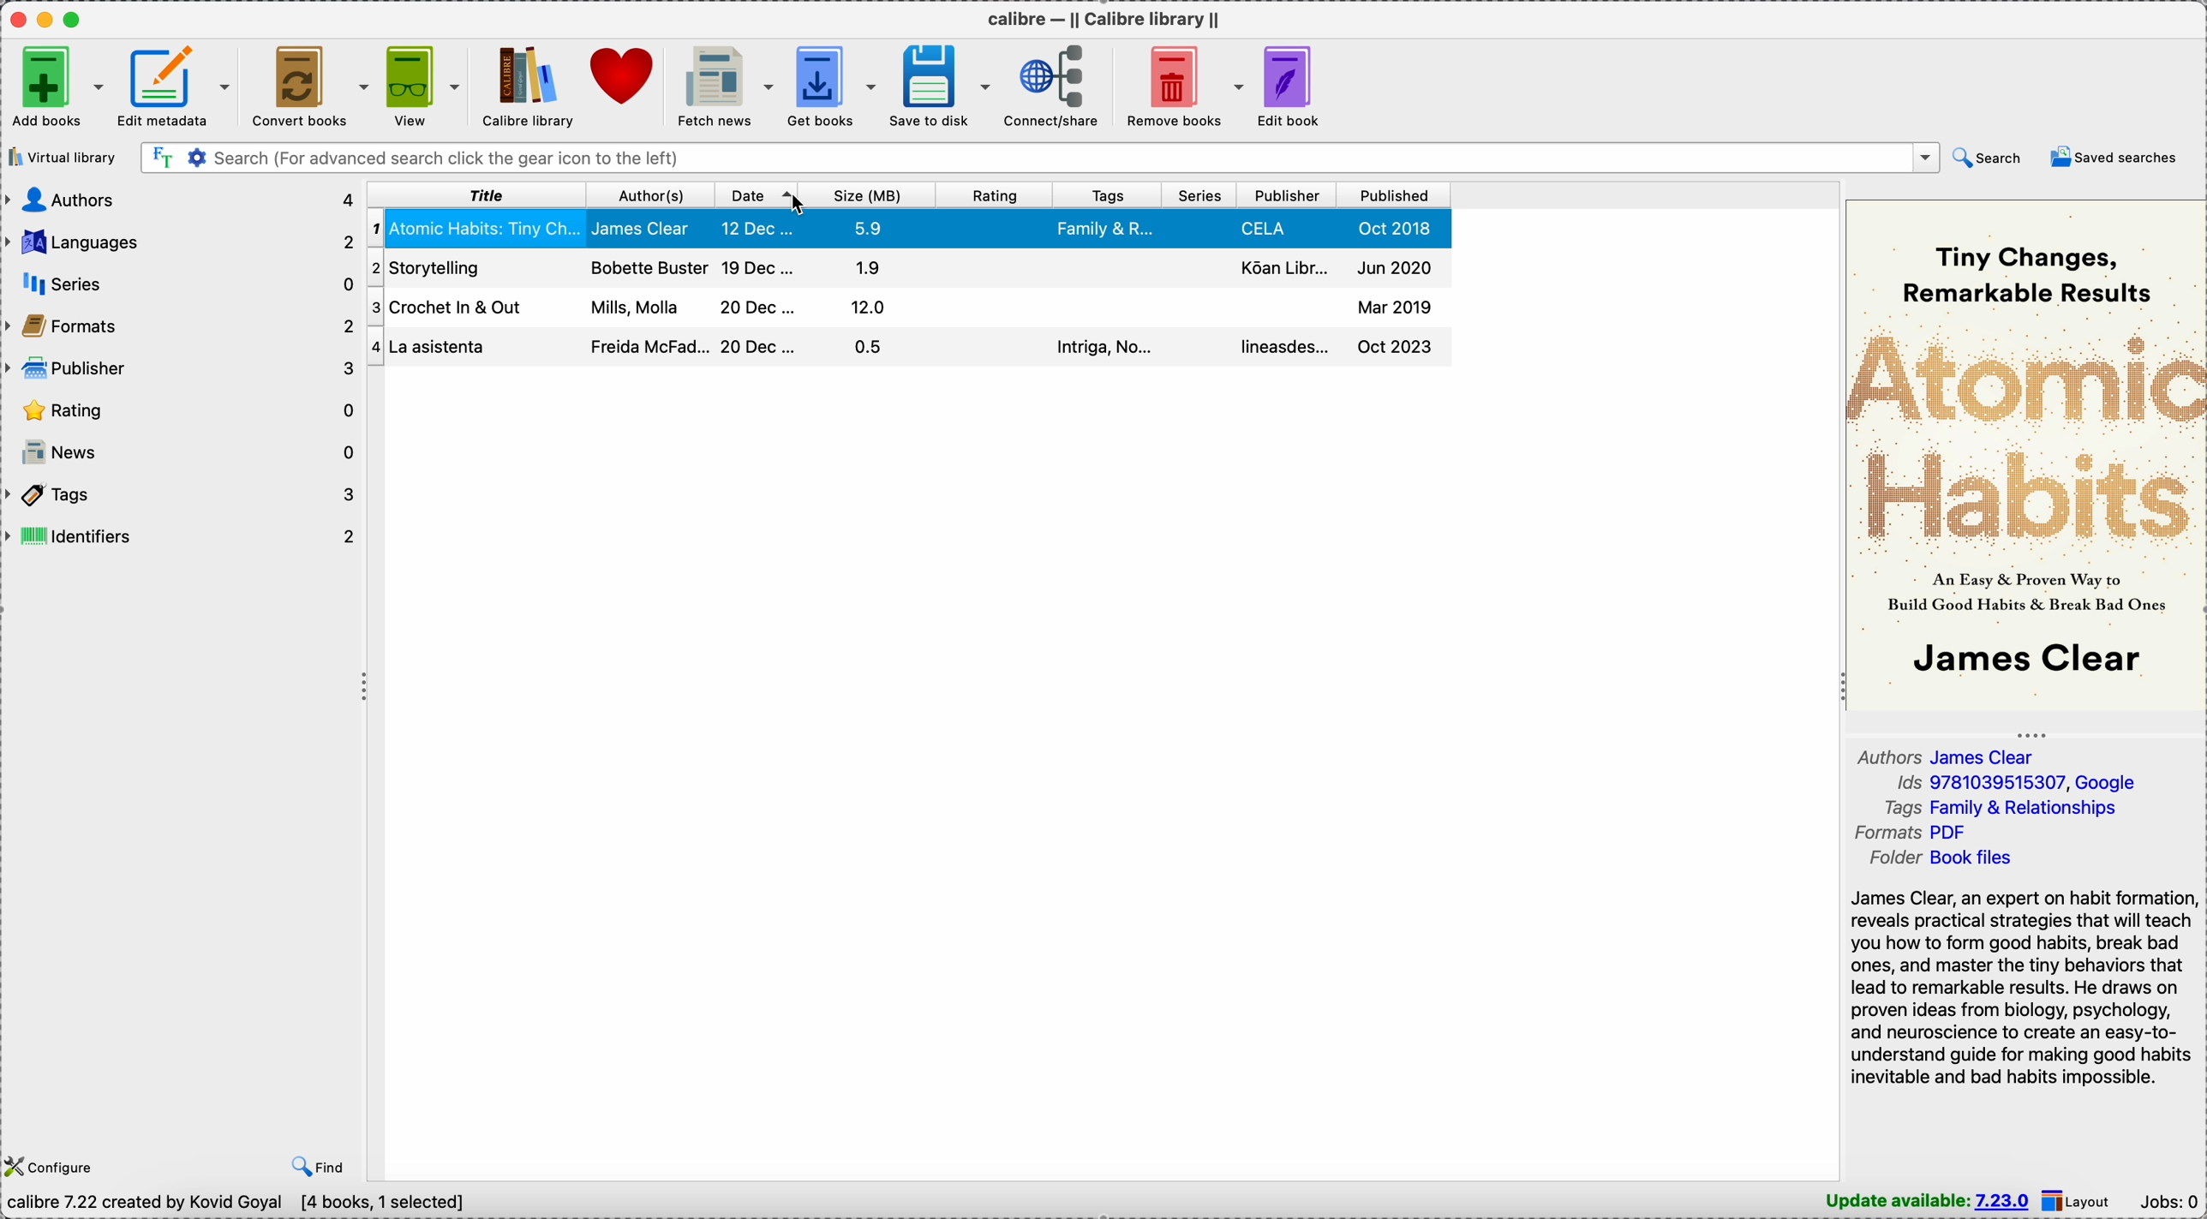  Describe the element at coordinates (181, 200) in the screenshot. I see `authors` at that location.